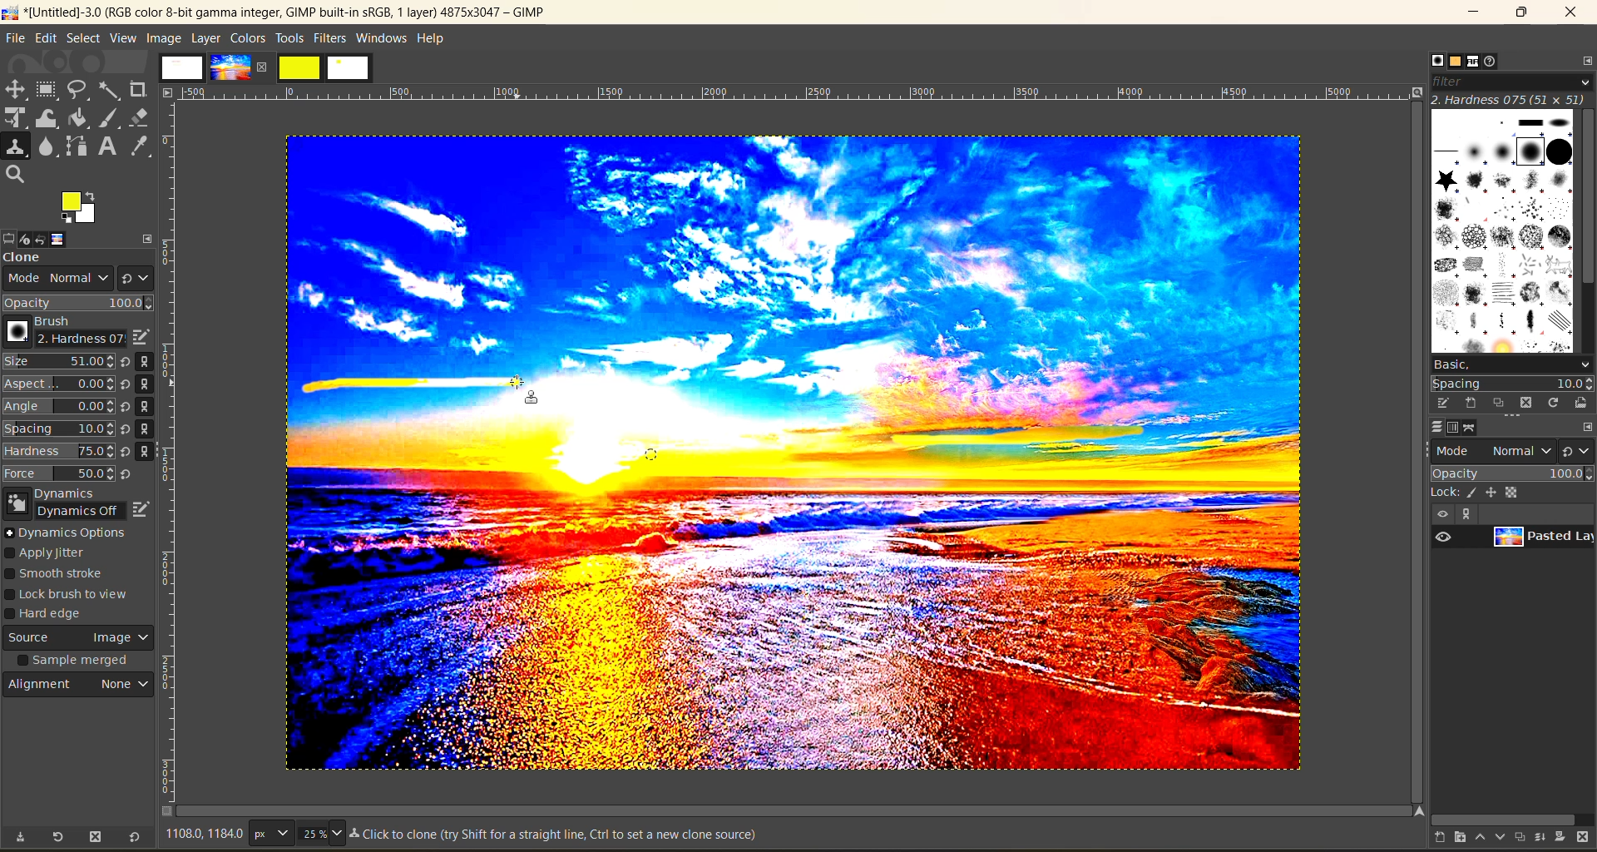 The height and width of the screenshot is (852, 1597). Describe the element at coordinates (1570, 15) in the screenshot. I see `close` at that location.